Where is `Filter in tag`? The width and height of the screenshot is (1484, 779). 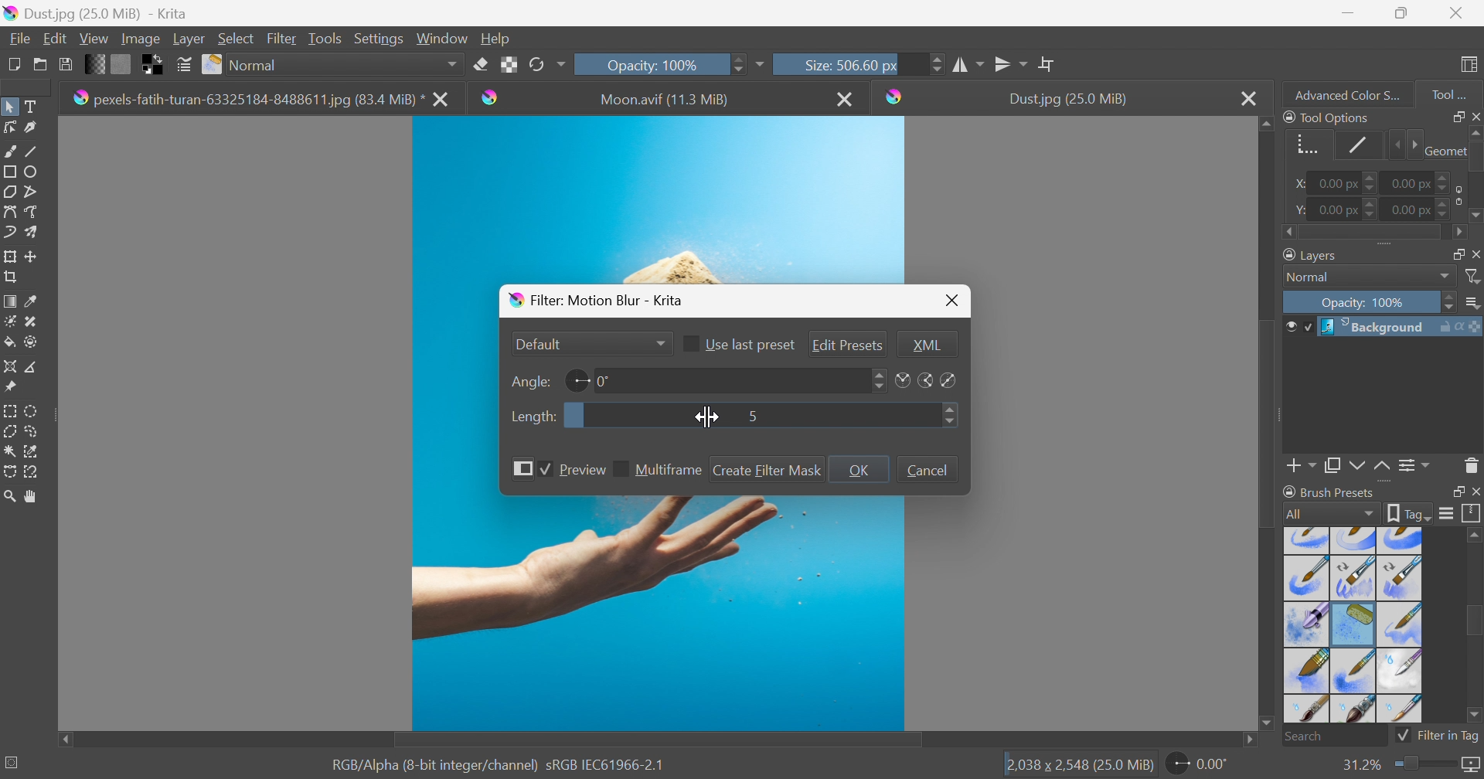 Filter in tag is located at coordinates (1438, 736).